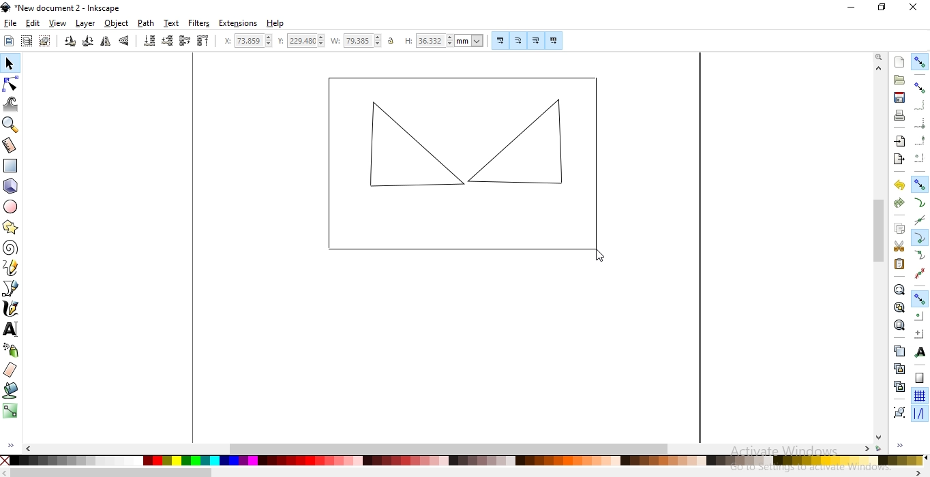 The width and height of the screenshot is (930, 477). What do you see at coordinates (10, 86) in the screenshot?
I see `edit path by nodes` at bounding box center [10, 86].